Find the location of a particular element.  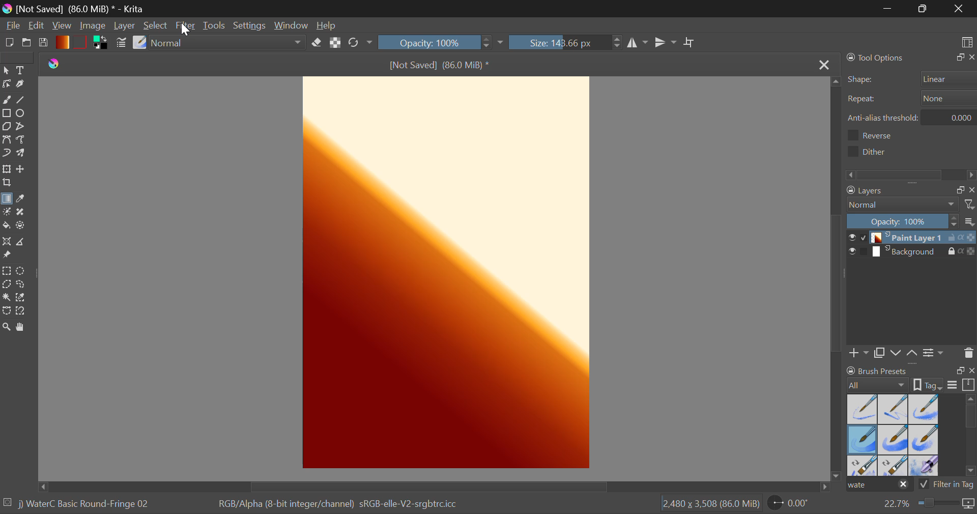

Restore Down is located at coordinates (889, 9).